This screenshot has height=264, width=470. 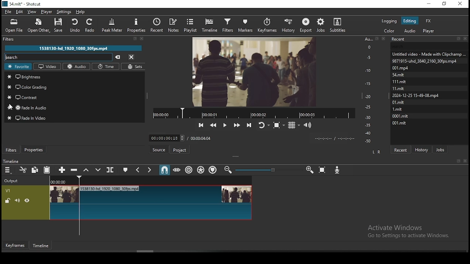 What do you see at coordinates (75, 77) in the screenshot?
I see `brightness` at bounding box center [75, 77].